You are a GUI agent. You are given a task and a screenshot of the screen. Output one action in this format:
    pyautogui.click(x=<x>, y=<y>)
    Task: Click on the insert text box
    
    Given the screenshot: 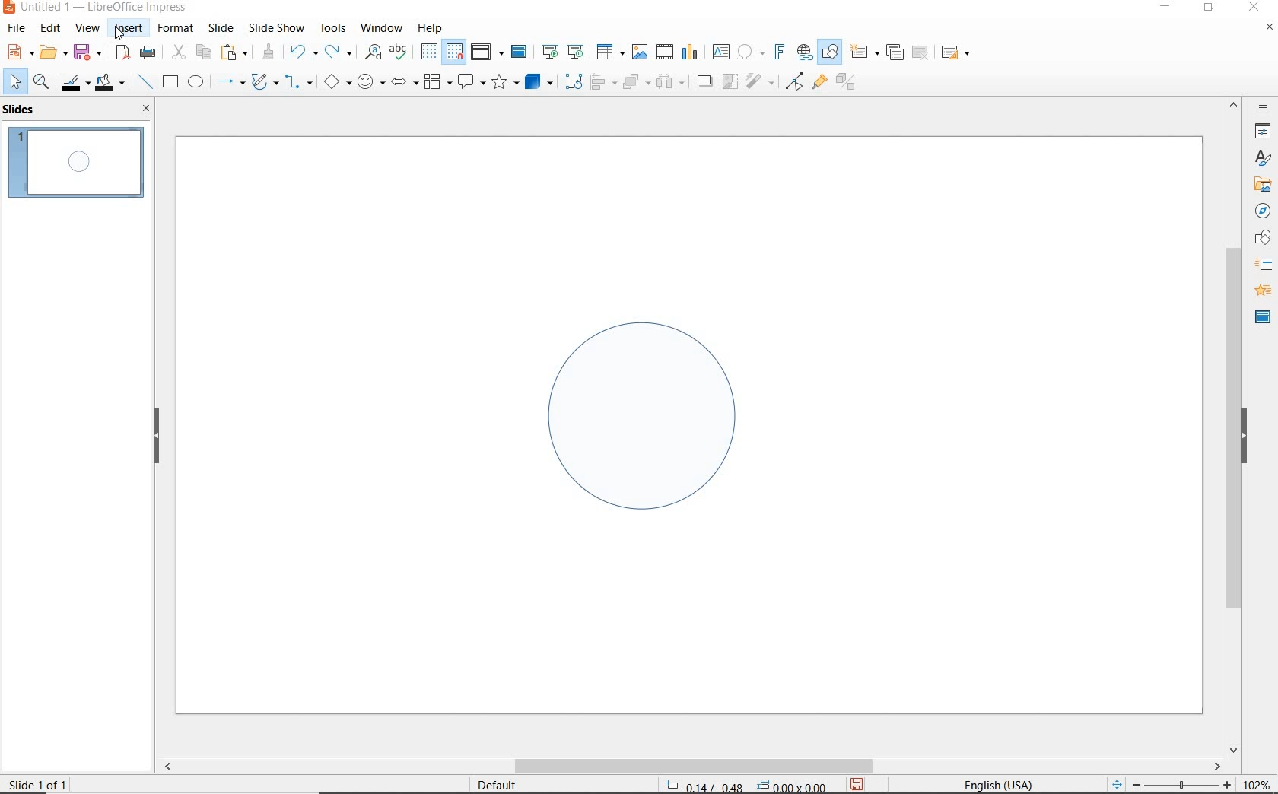 What is the action you would take?
    pyautogui.click(x=720, y=52)
    